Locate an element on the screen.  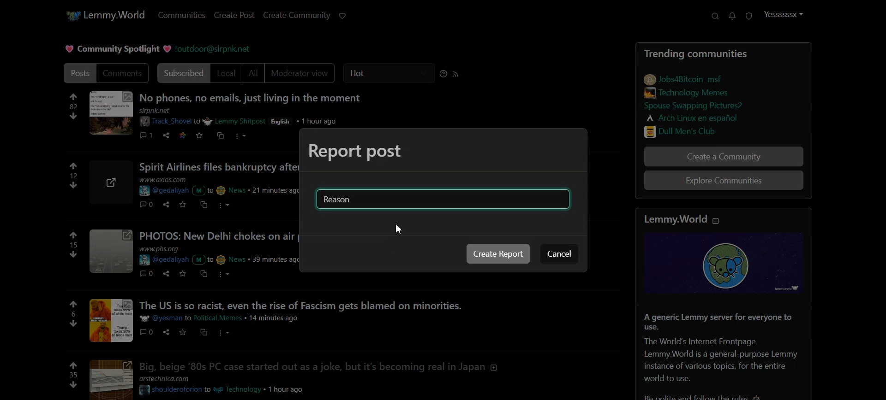
comments is located at coordinates (147, 332).